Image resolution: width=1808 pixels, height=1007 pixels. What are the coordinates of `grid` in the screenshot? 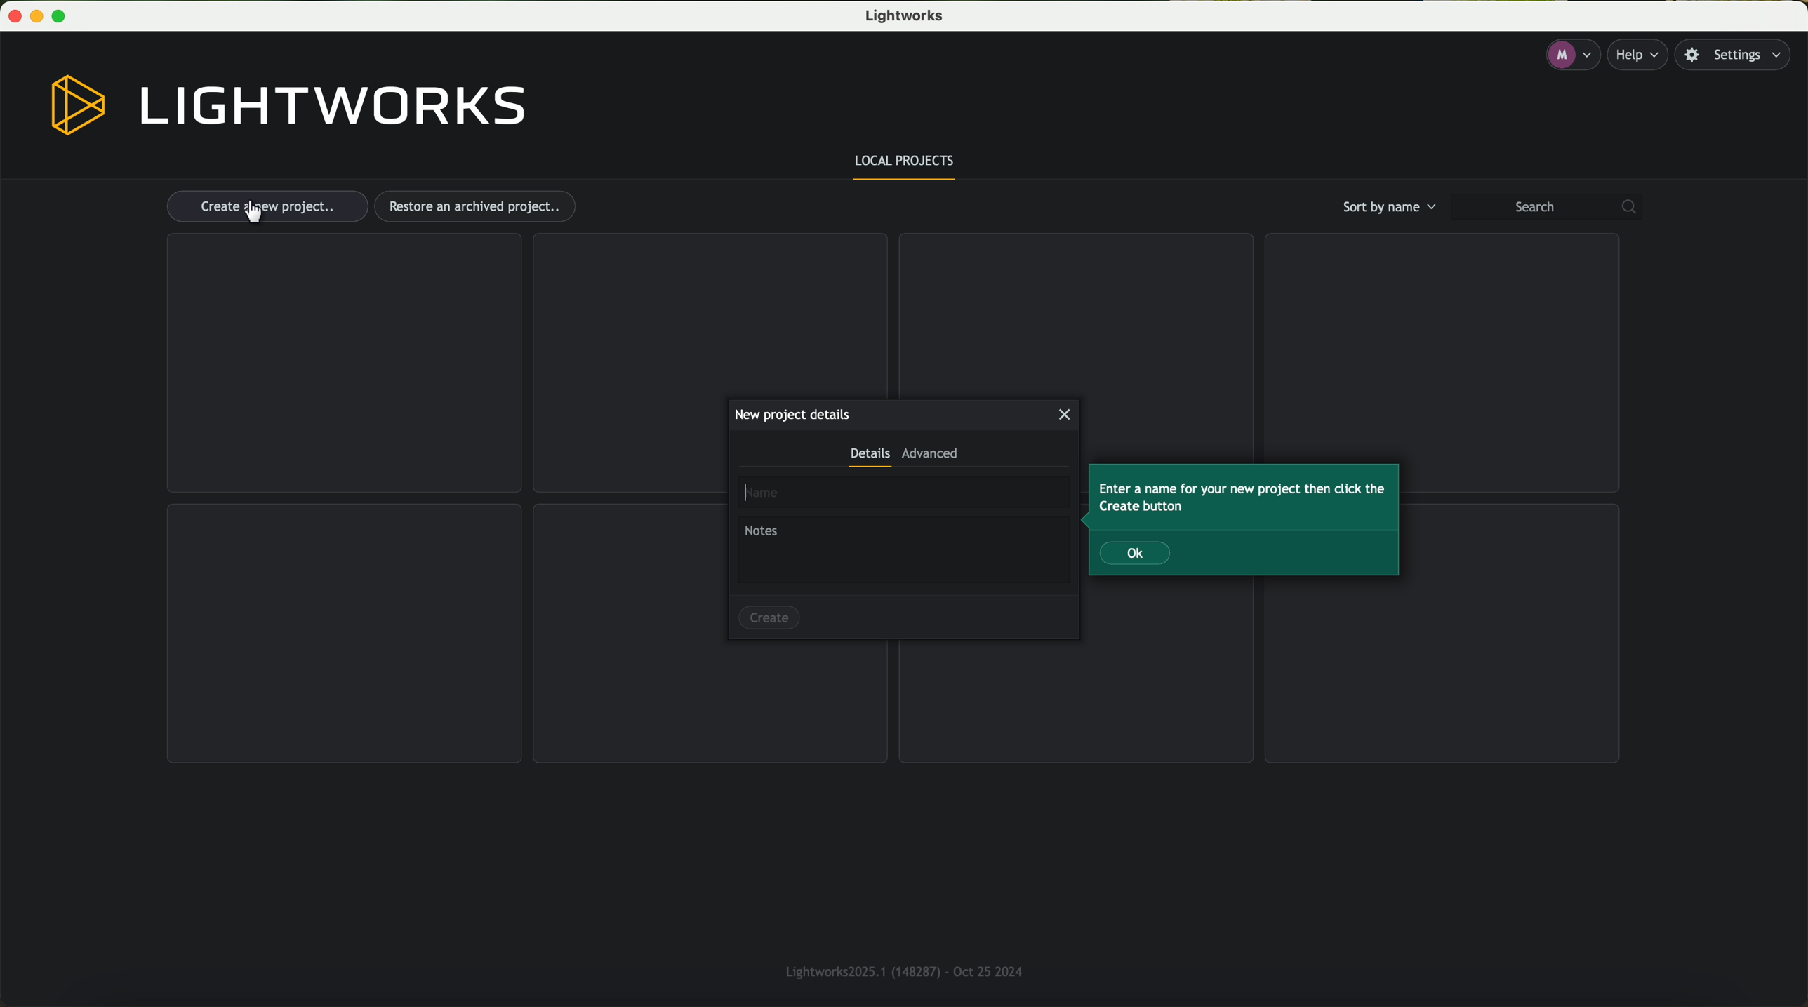 It's located at (1073, 312).